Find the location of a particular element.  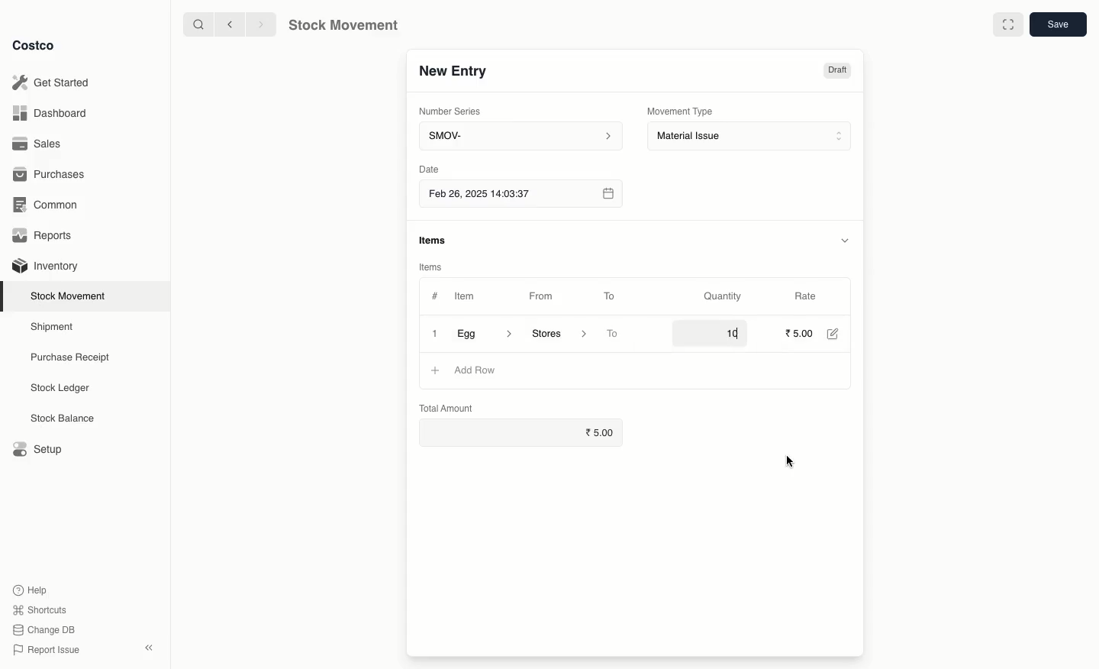

SMOV- is located at coordinates (520, 135).